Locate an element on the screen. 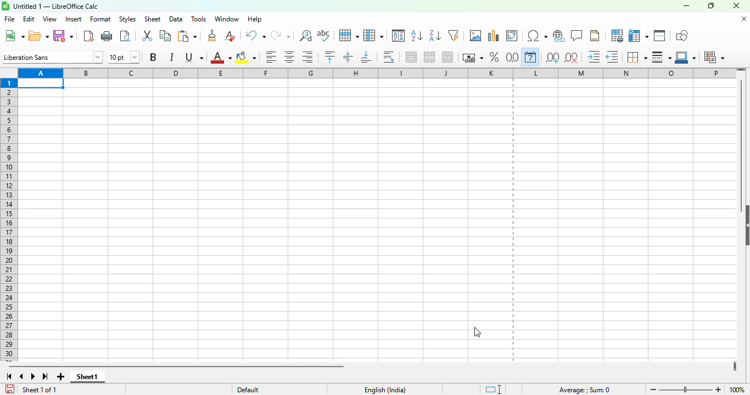 Image resolution: width=750 pixels, height=395 pixels. sheet1 is located at coordinates (88, 377).